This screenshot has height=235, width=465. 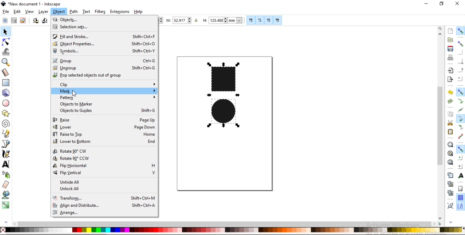 I want to click on measurement tool , so click(x=6, y=72).